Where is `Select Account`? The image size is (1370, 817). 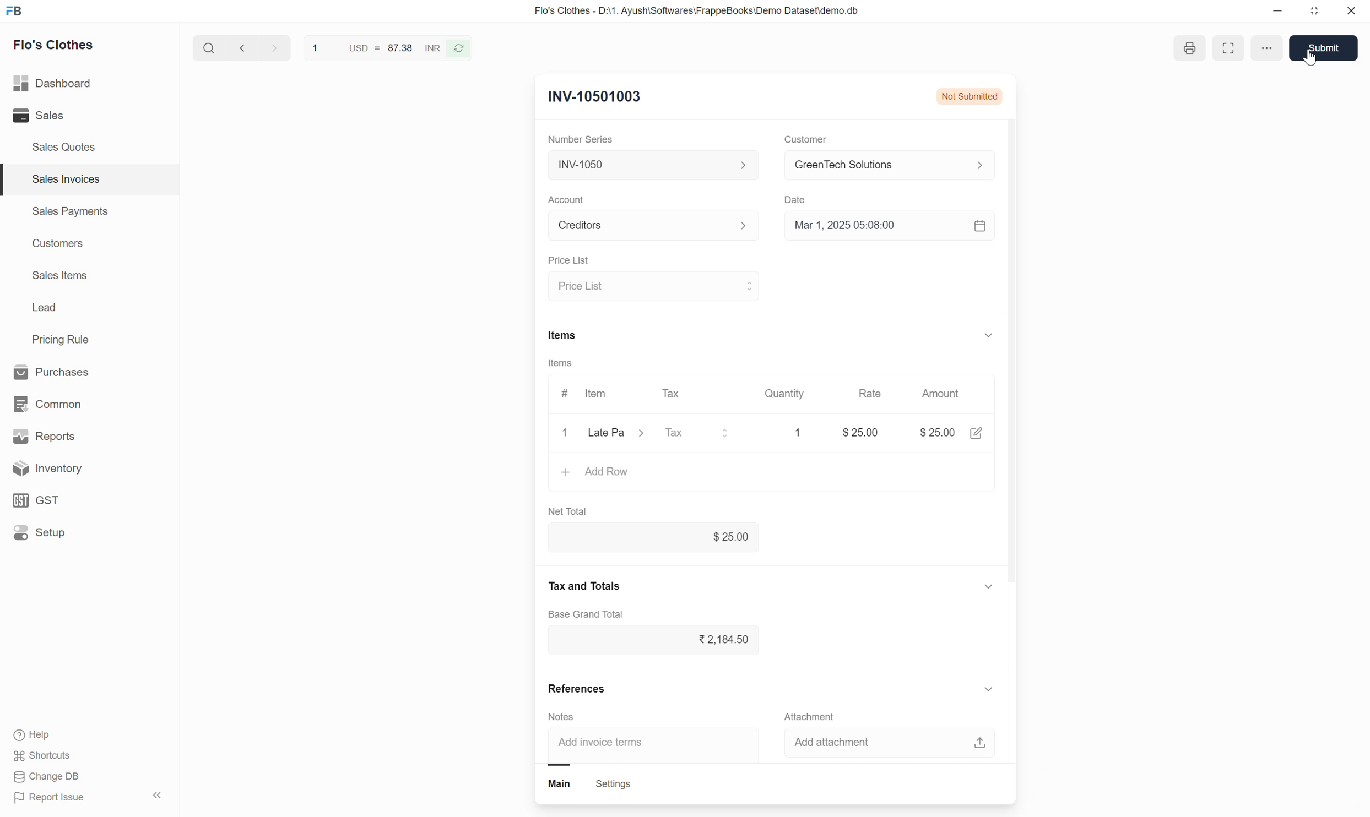
Select Account is located at coordinates (648, 229).